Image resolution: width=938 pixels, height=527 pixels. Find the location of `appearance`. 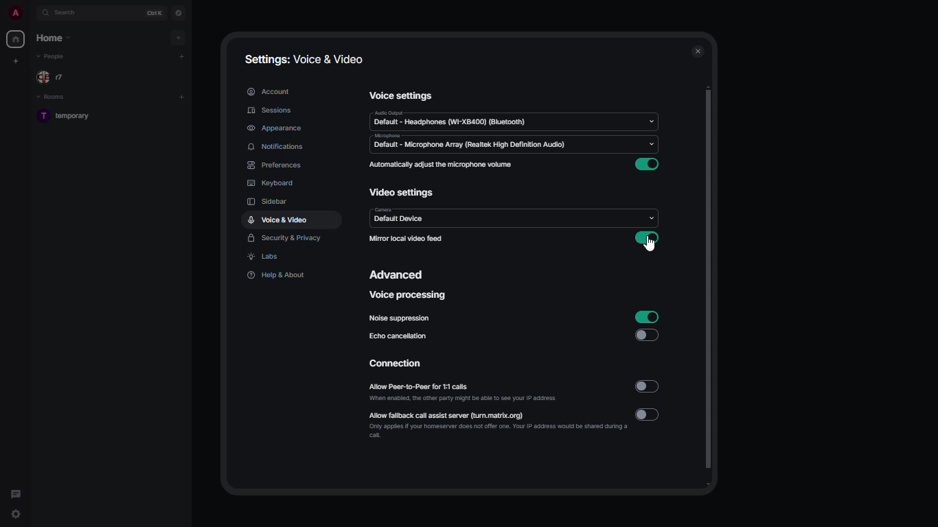

appearance is located at coordinates (275, 129).